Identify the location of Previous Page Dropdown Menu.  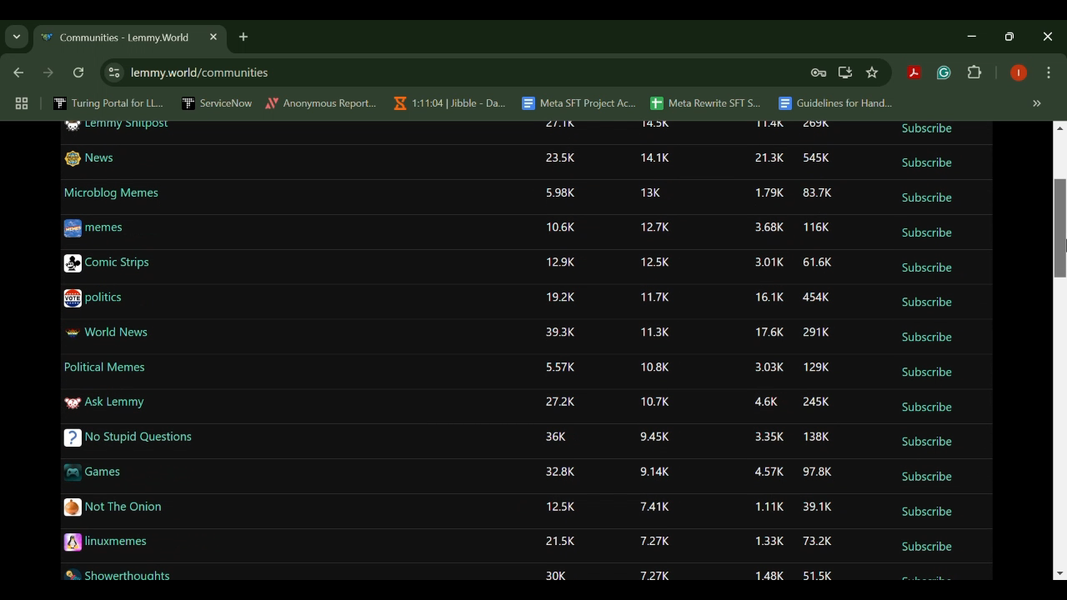
(17, 37).